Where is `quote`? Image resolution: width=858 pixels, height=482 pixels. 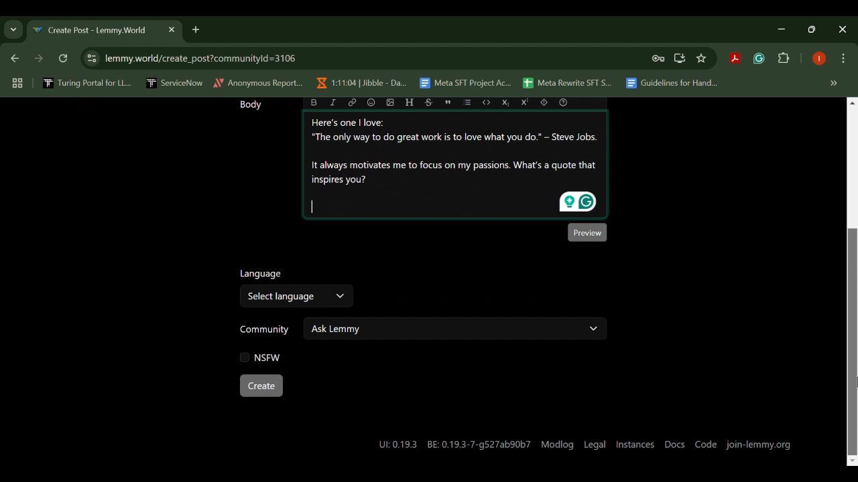
quote is located at coordinates (446, 102).